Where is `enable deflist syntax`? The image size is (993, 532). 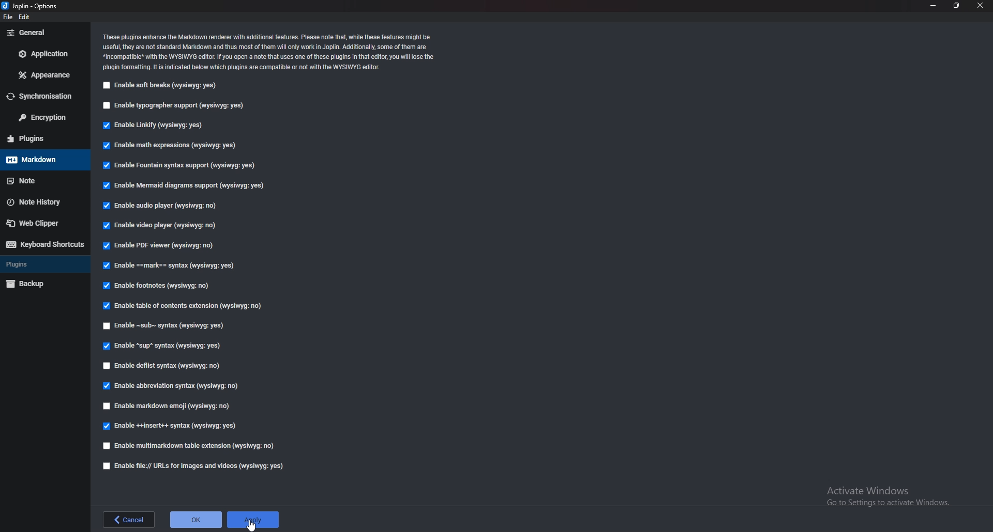
enable deflist syntax is located at coordinates (162, 366).